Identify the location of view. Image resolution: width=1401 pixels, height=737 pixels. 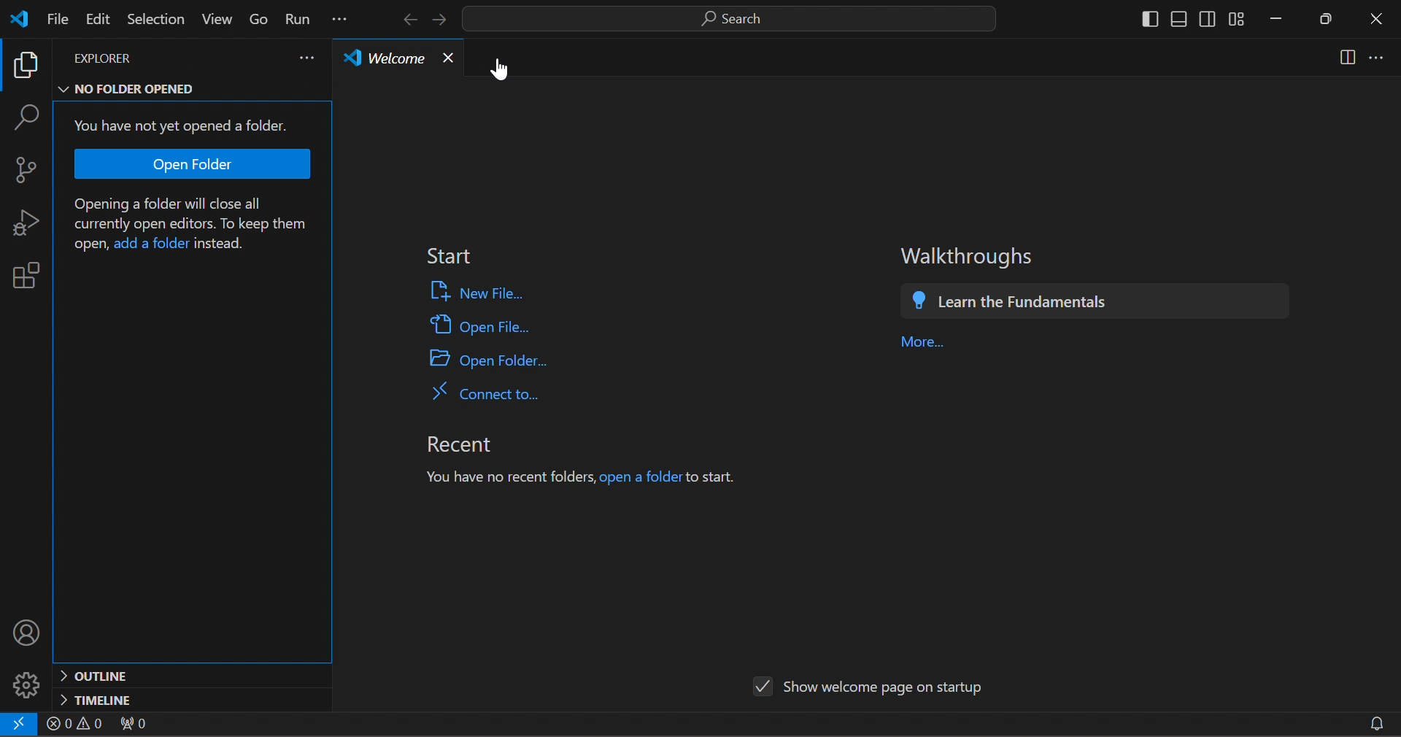
(217, 18).